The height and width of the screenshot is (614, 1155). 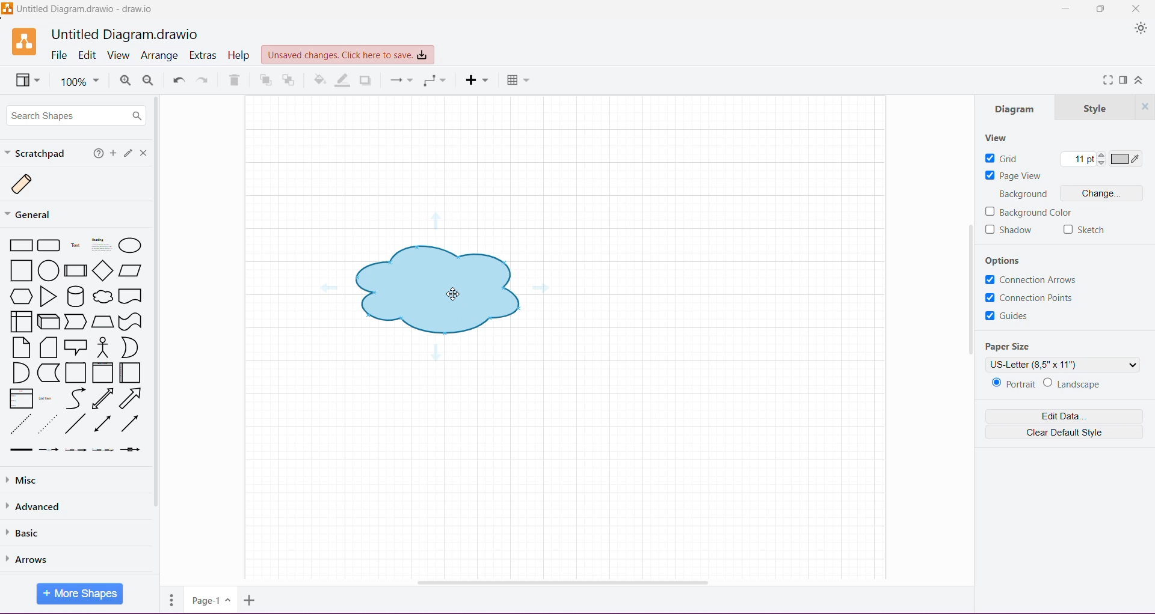 I want to click on Appearance, so click(x=1141, y=29).